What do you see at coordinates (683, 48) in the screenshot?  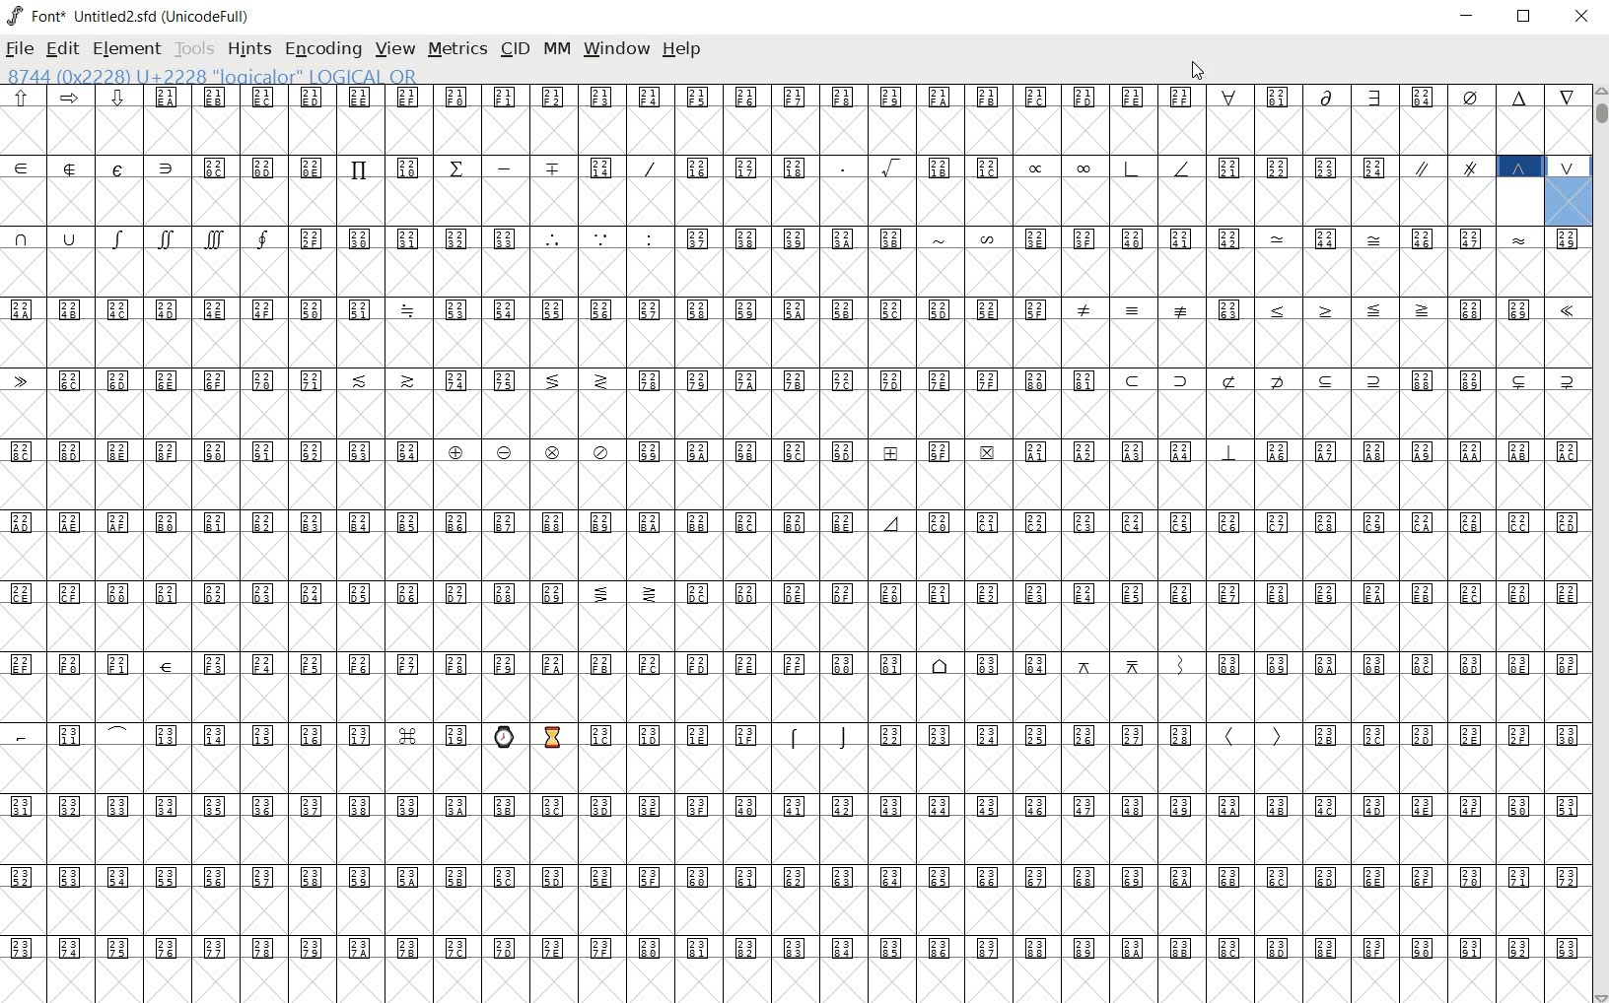 I see `help` at bounding box center [683, 48].